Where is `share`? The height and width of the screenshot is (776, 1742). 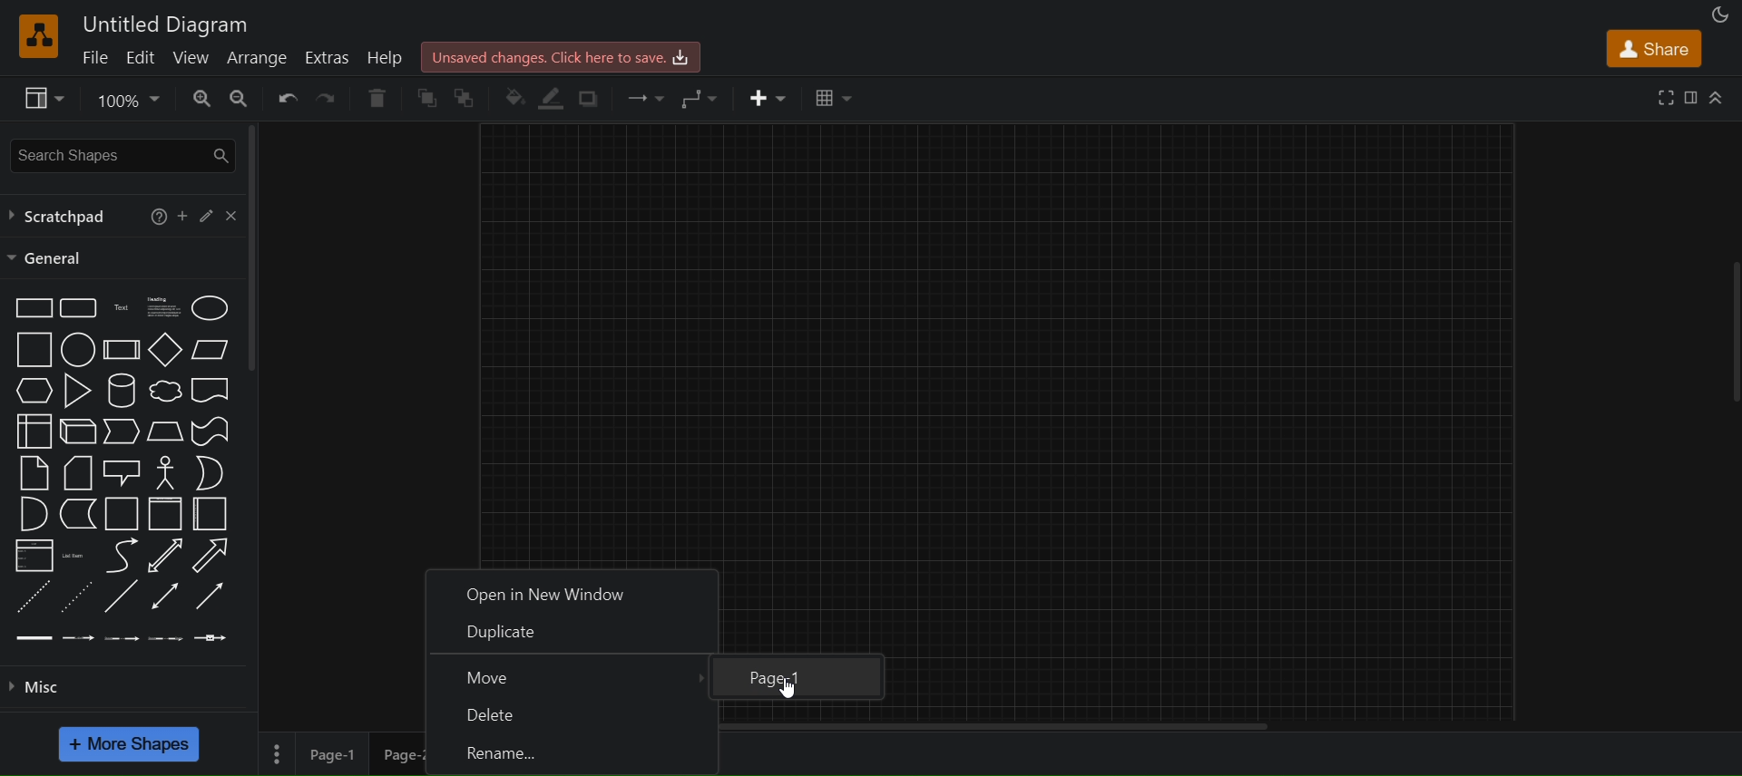
share is located at coordinates (1656, 46).